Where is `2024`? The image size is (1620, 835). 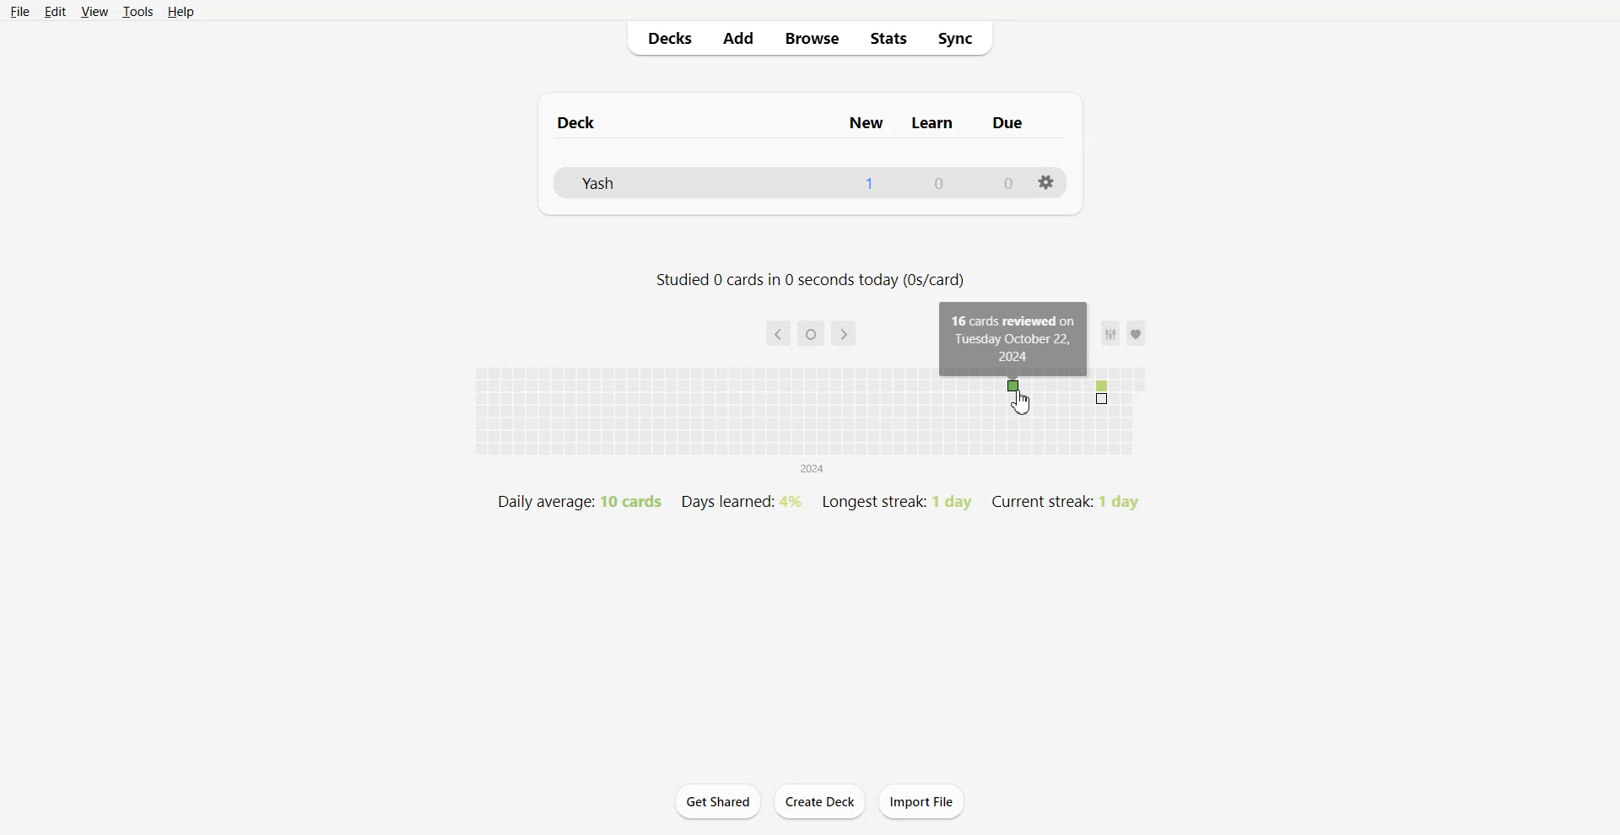 2024 is located at coordinates (812, 470).